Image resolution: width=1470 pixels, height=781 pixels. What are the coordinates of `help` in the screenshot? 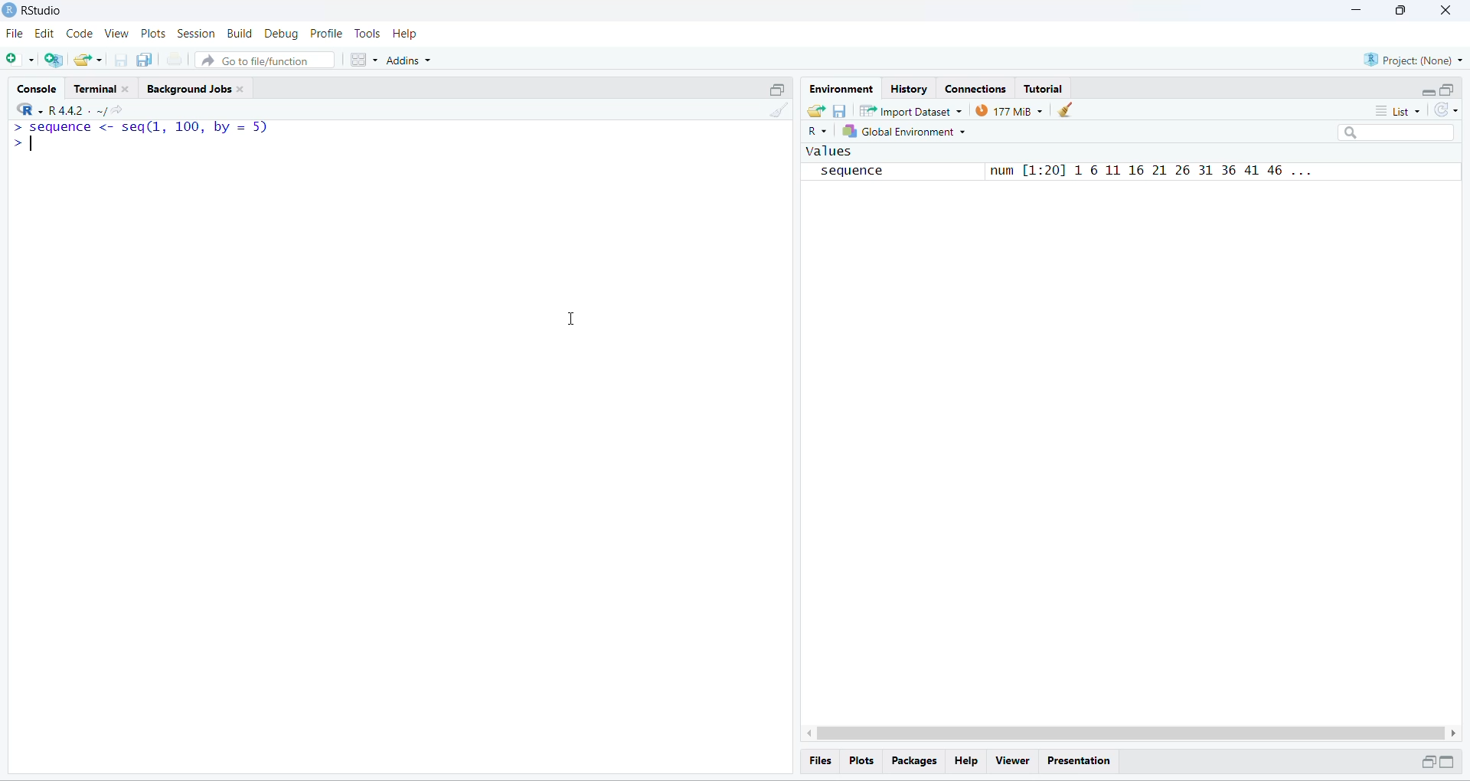 It's located at (404, 34).